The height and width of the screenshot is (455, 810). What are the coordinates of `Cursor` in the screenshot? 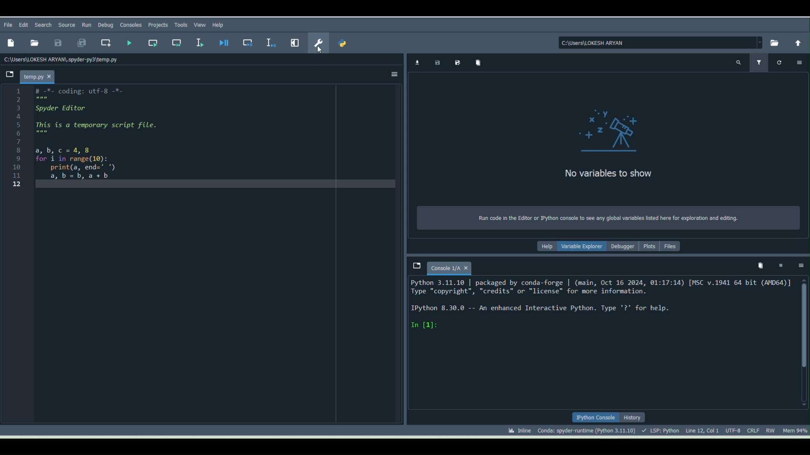 It's located at (321, 52).